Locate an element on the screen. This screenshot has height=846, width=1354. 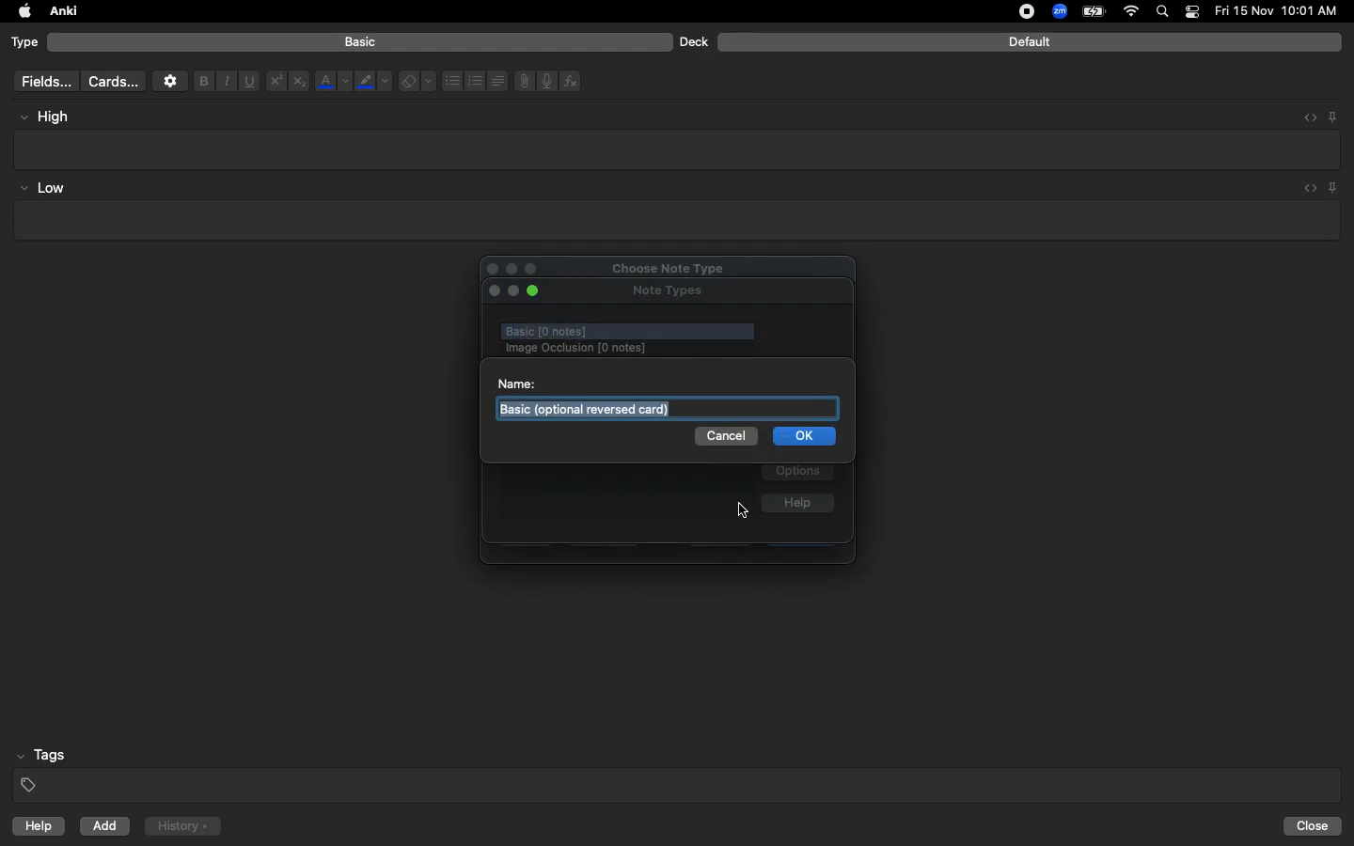
History is located at coordinates (182, 826).